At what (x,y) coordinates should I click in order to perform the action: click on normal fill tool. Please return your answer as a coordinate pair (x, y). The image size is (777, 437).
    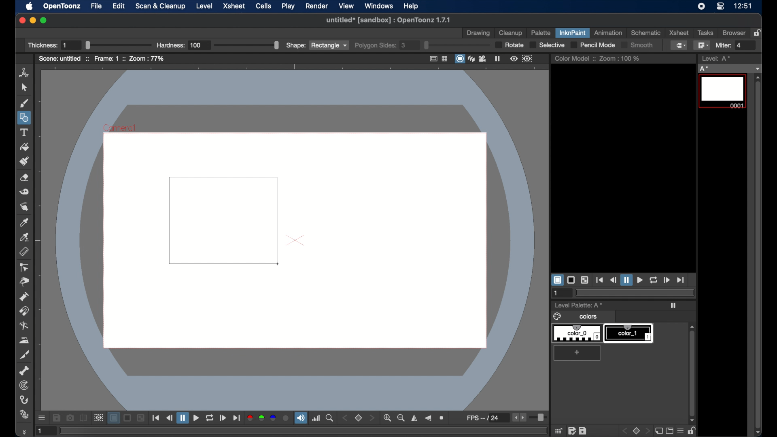
    Looking at the image, I should click on (680, 45).